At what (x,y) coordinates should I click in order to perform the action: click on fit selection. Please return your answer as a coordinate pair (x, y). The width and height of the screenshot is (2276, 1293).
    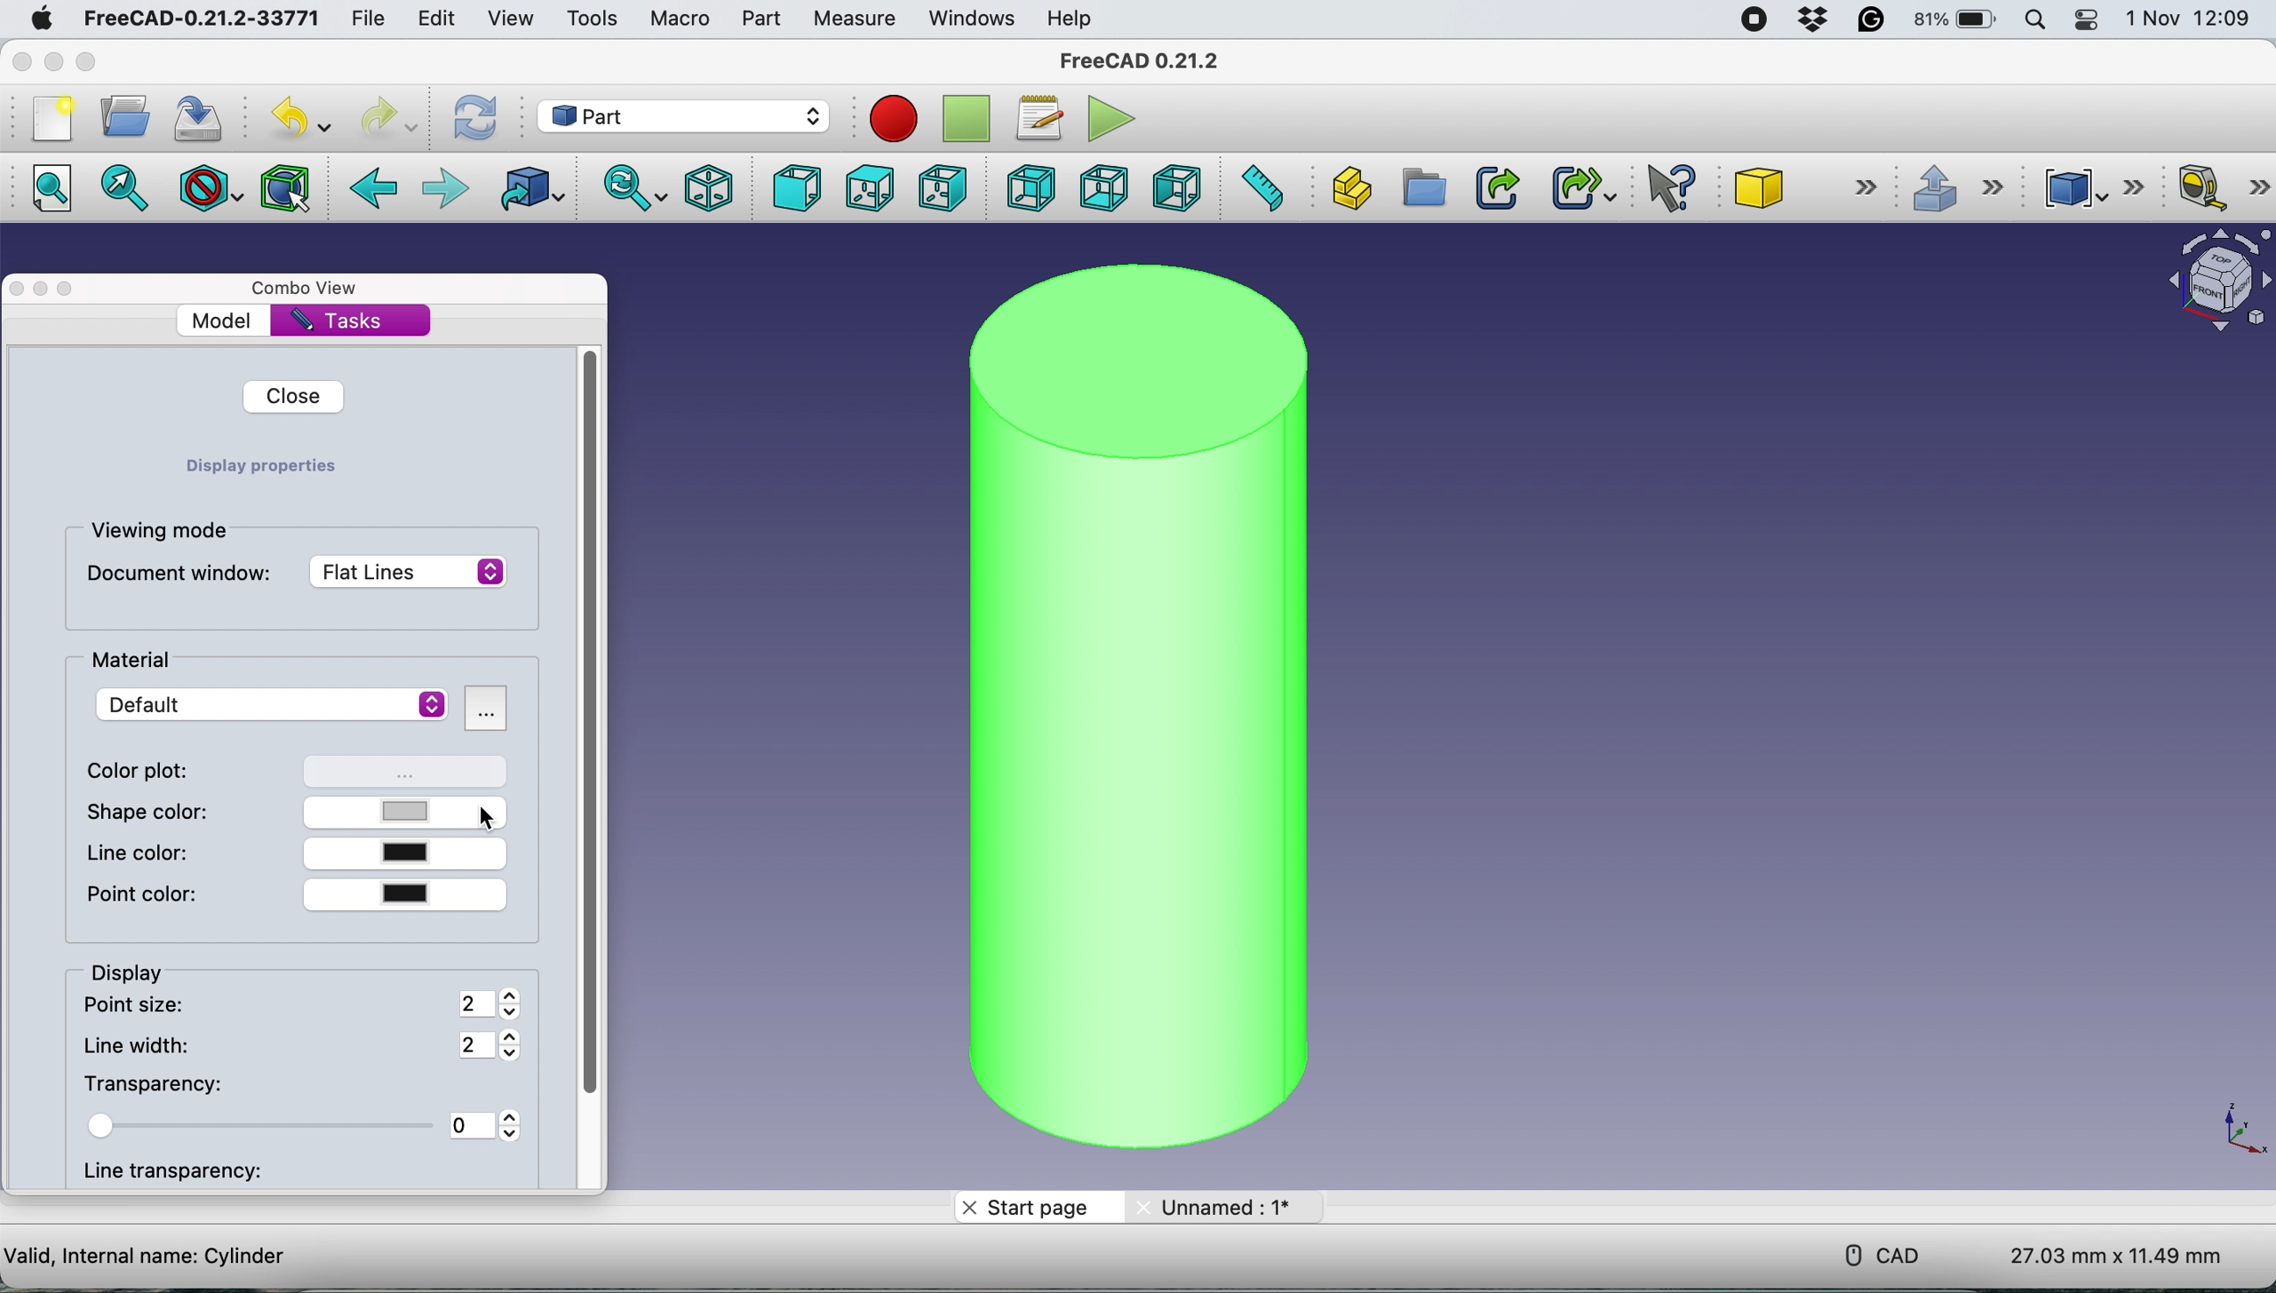
    Looking at the image, I should click on (125, 190).